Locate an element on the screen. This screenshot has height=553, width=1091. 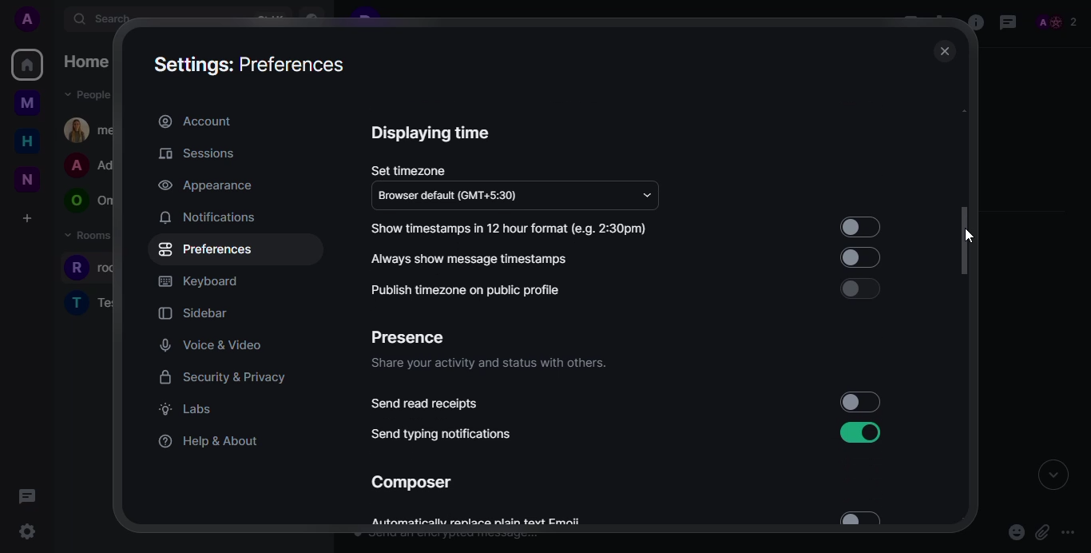
send read receipts is located at coordinates (426, 404).